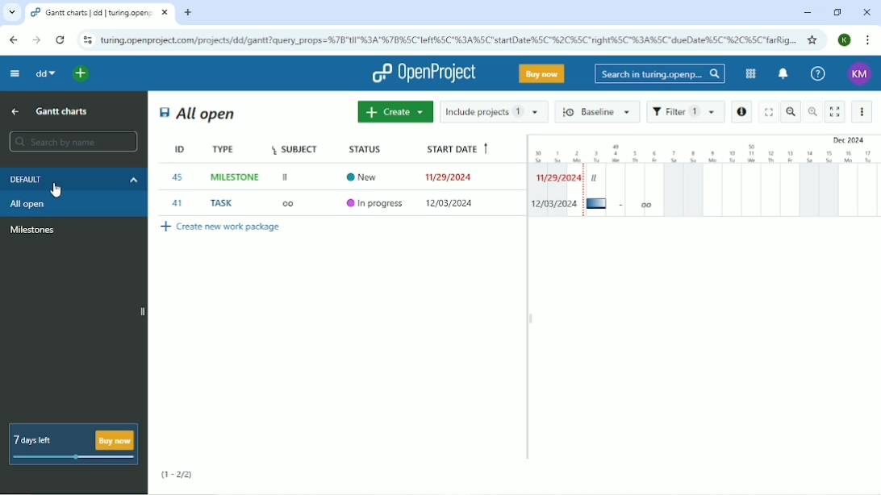 The width and height of the screenshot is (881, 495). I want to click on Minimize, so click(808, 13).